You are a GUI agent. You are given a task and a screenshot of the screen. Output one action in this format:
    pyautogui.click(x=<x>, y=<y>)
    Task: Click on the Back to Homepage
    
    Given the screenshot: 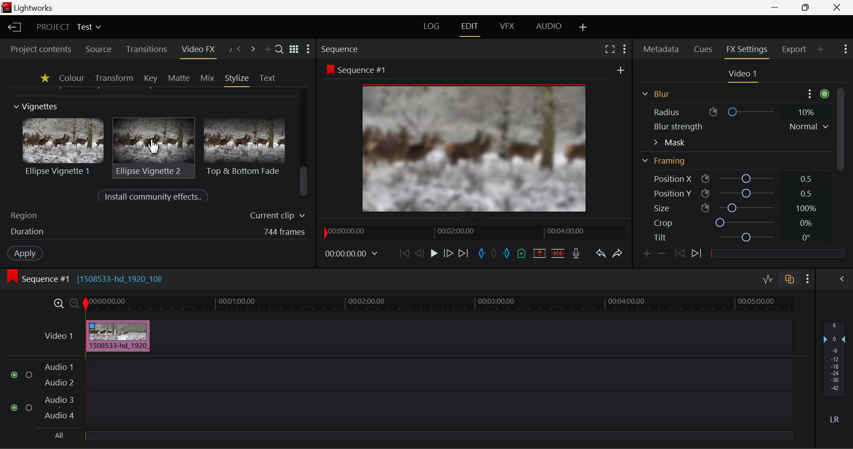 What is the action you would take?
    pyautogui.click(x=13, y=28)
    